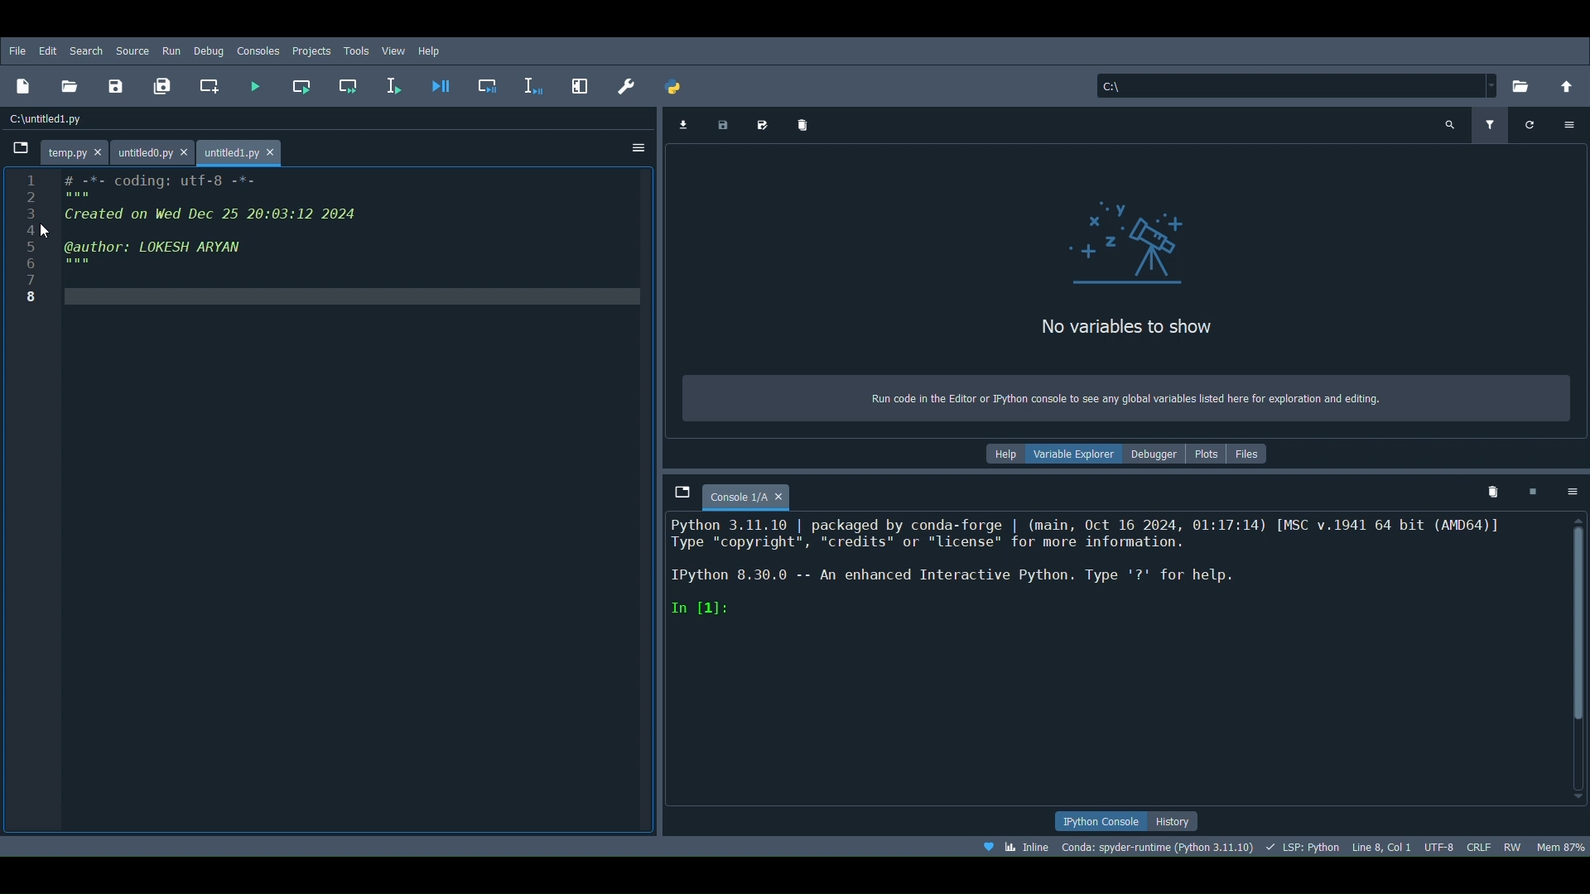  Describe the element at coordinates (682, 124) in the screenshot. I see `Import data` at that location.